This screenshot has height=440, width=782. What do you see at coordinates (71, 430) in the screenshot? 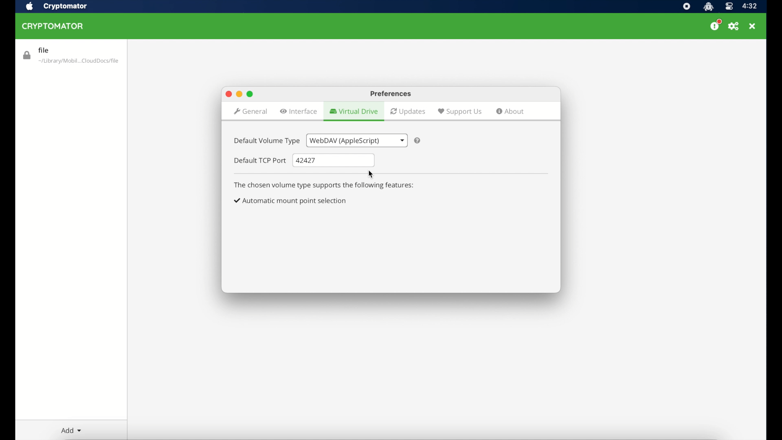
I see `add dropdown` at bounding box center [71, 430].